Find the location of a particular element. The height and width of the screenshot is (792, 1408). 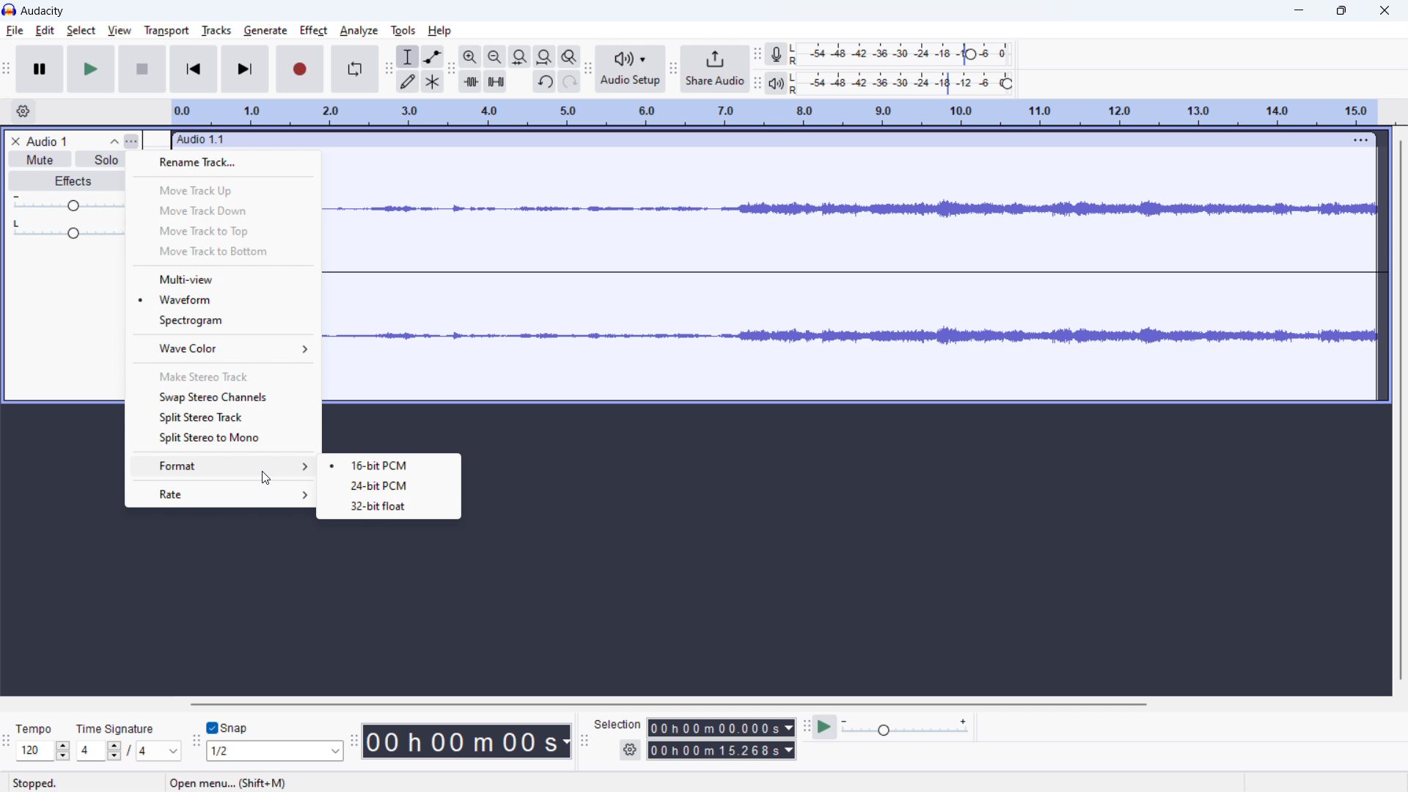

set tempo is located at coordinates (44, 751).